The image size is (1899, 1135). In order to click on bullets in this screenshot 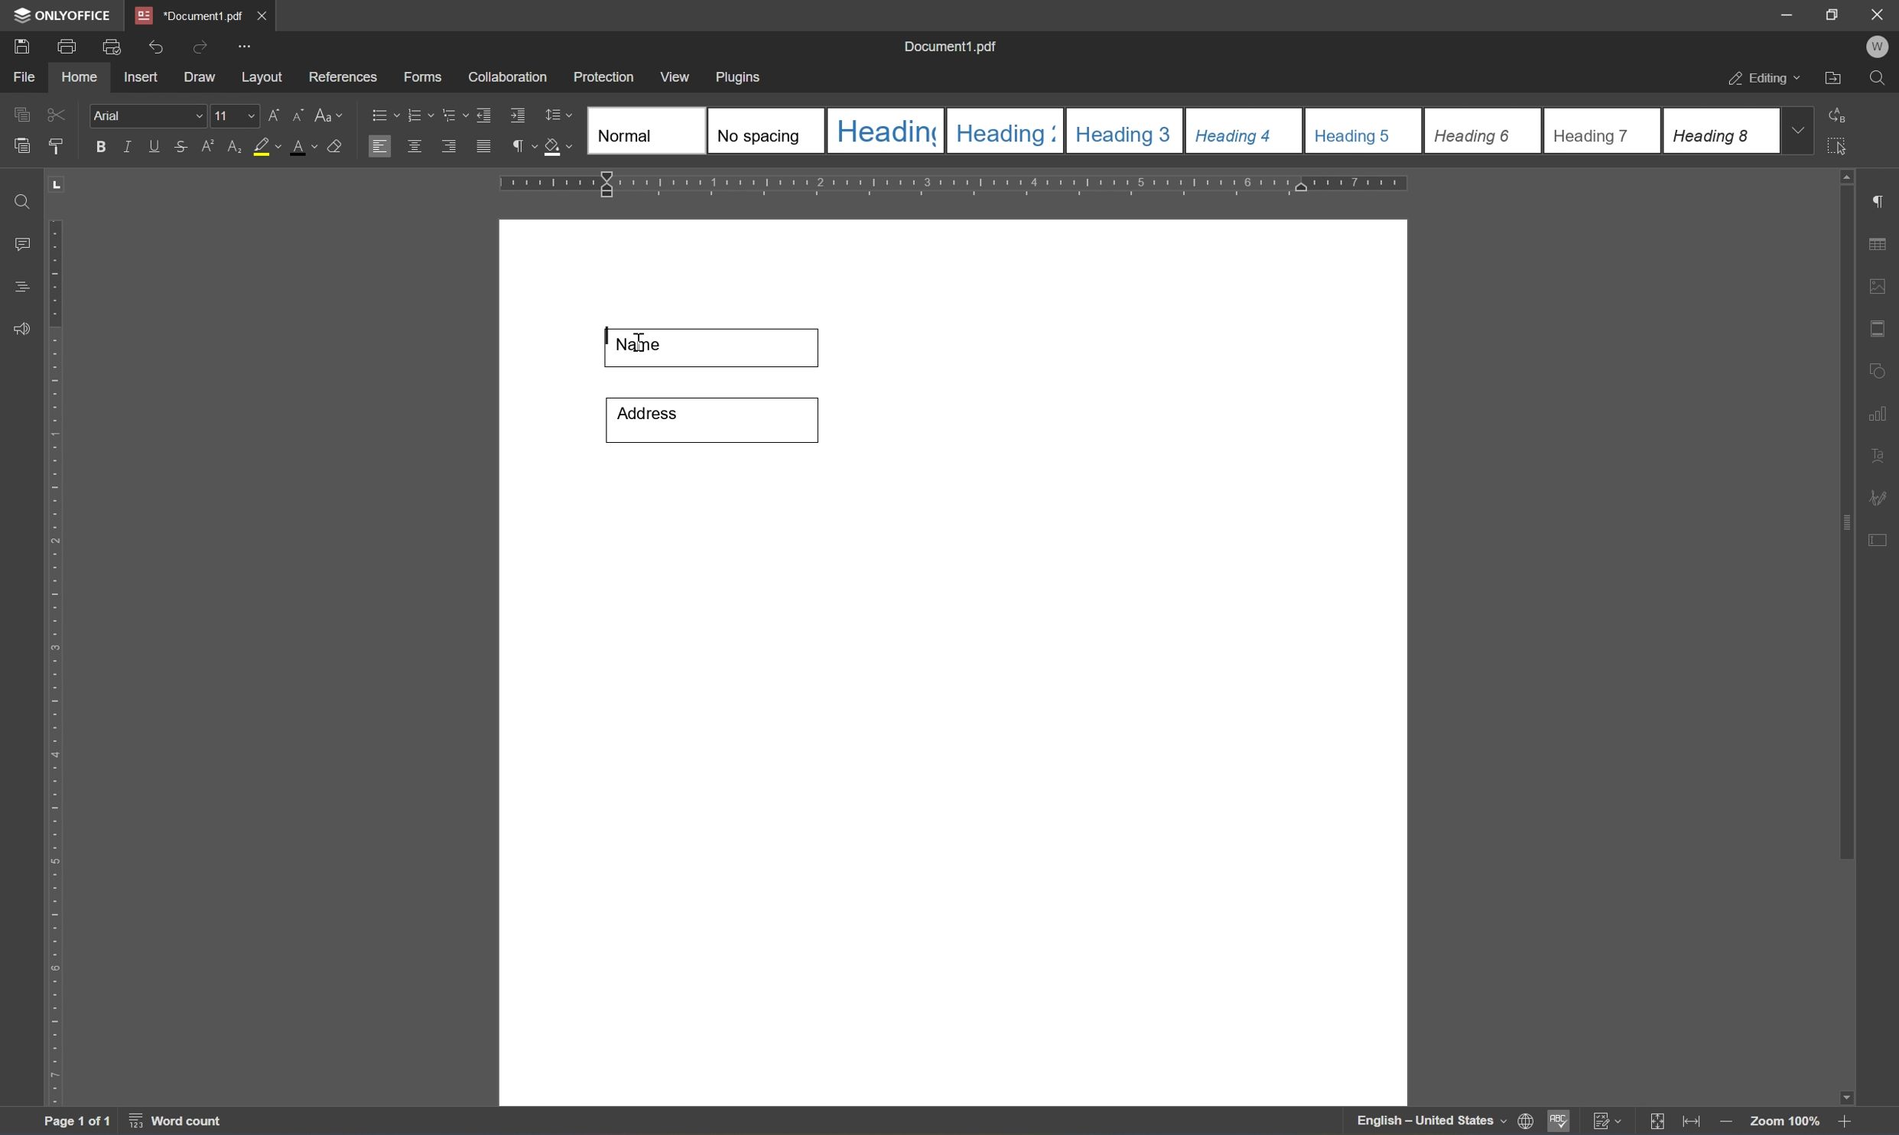, I will do `click(381, 114)`.